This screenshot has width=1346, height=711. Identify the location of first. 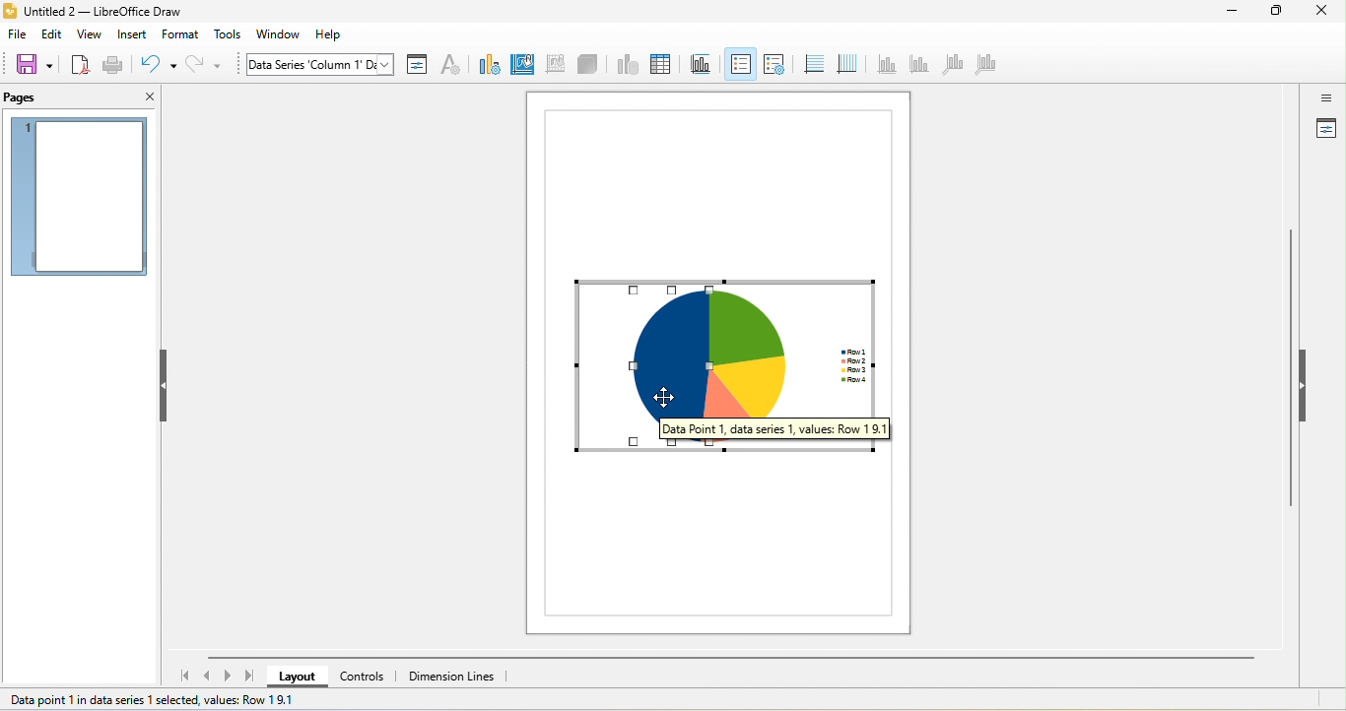
(181, 677).